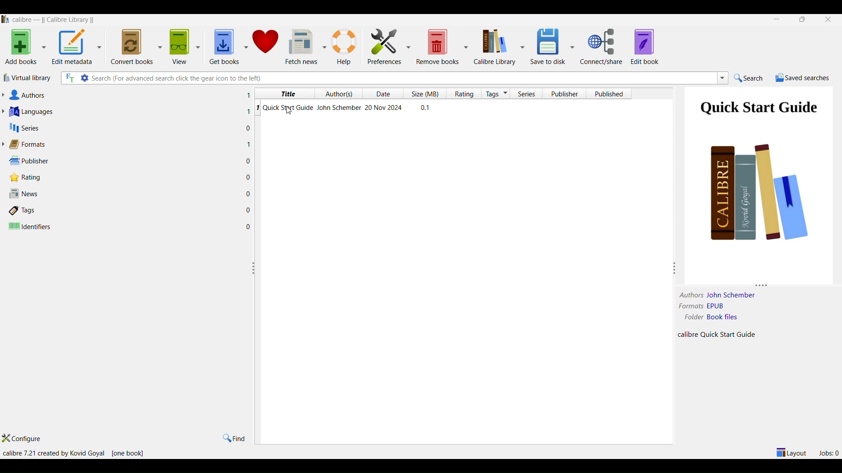 Image resolution: width=842 pixels, height=473 pixels. Describe the element at coordinates (100, 46) in the screenshot. I see `edit metadata options dropdown button` at that location.